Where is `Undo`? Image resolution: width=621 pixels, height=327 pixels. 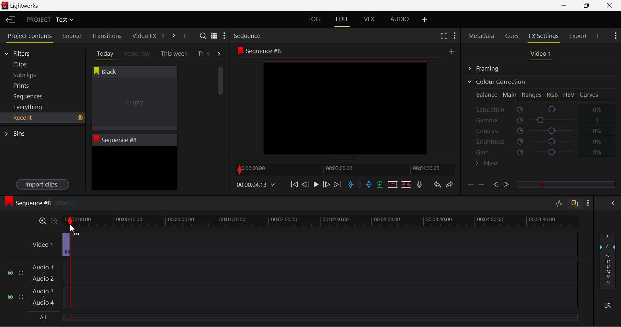
Undo is located at coordinates (437, 186).